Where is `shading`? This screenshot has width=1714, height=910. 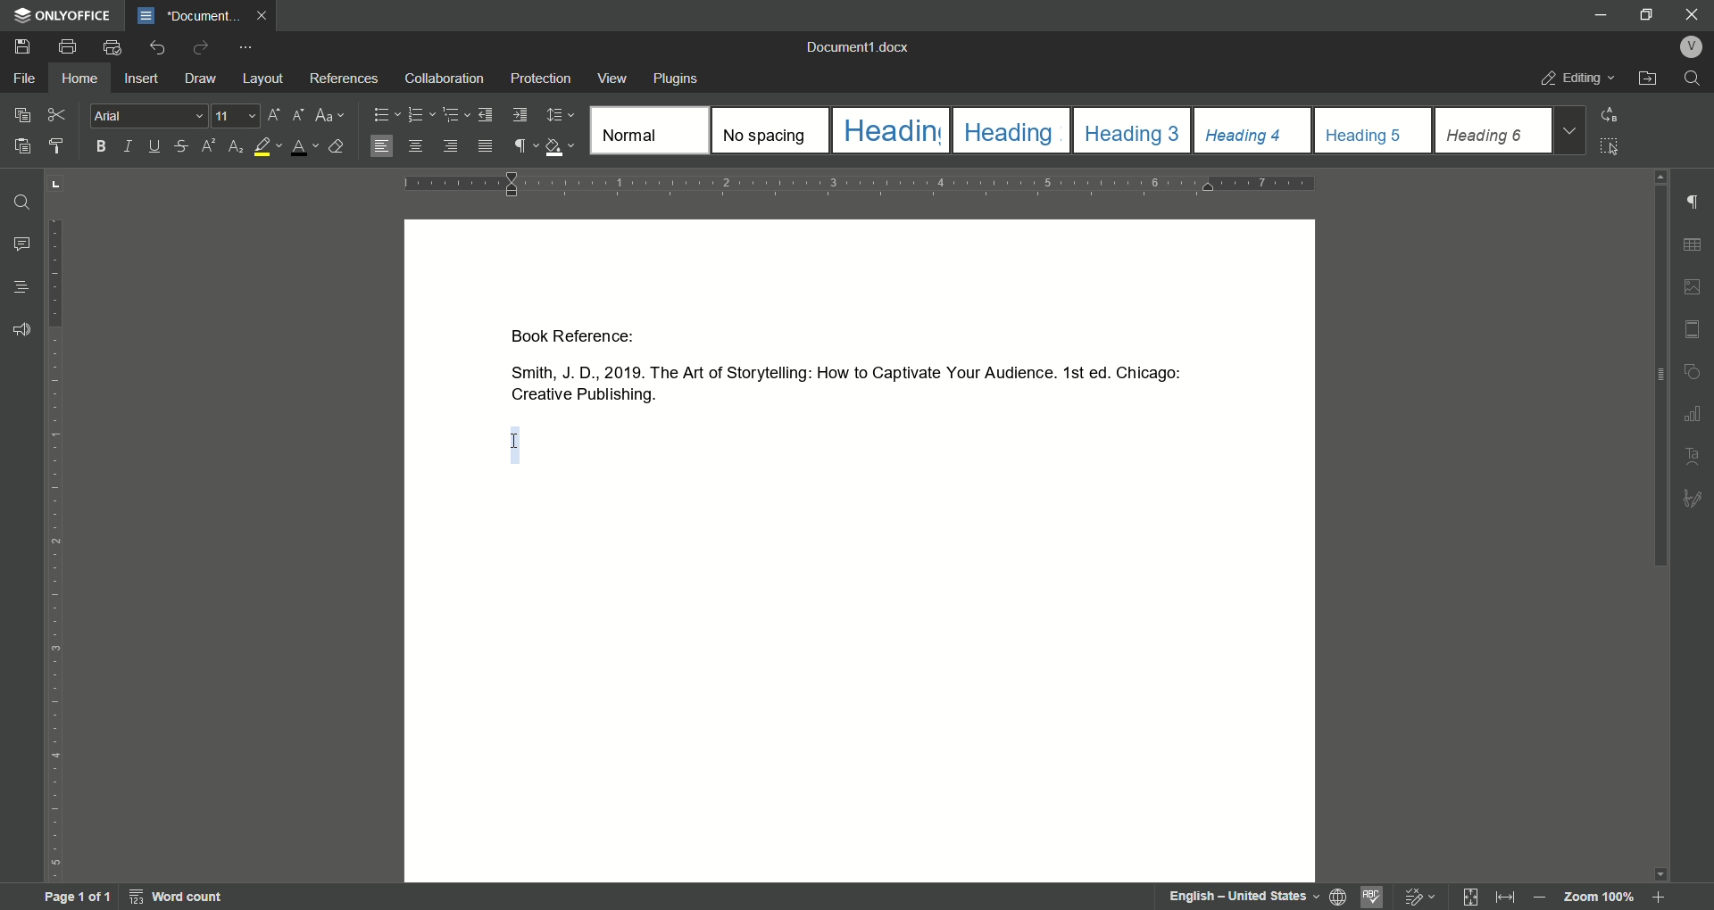 shading is located at coordinates (562, 145).